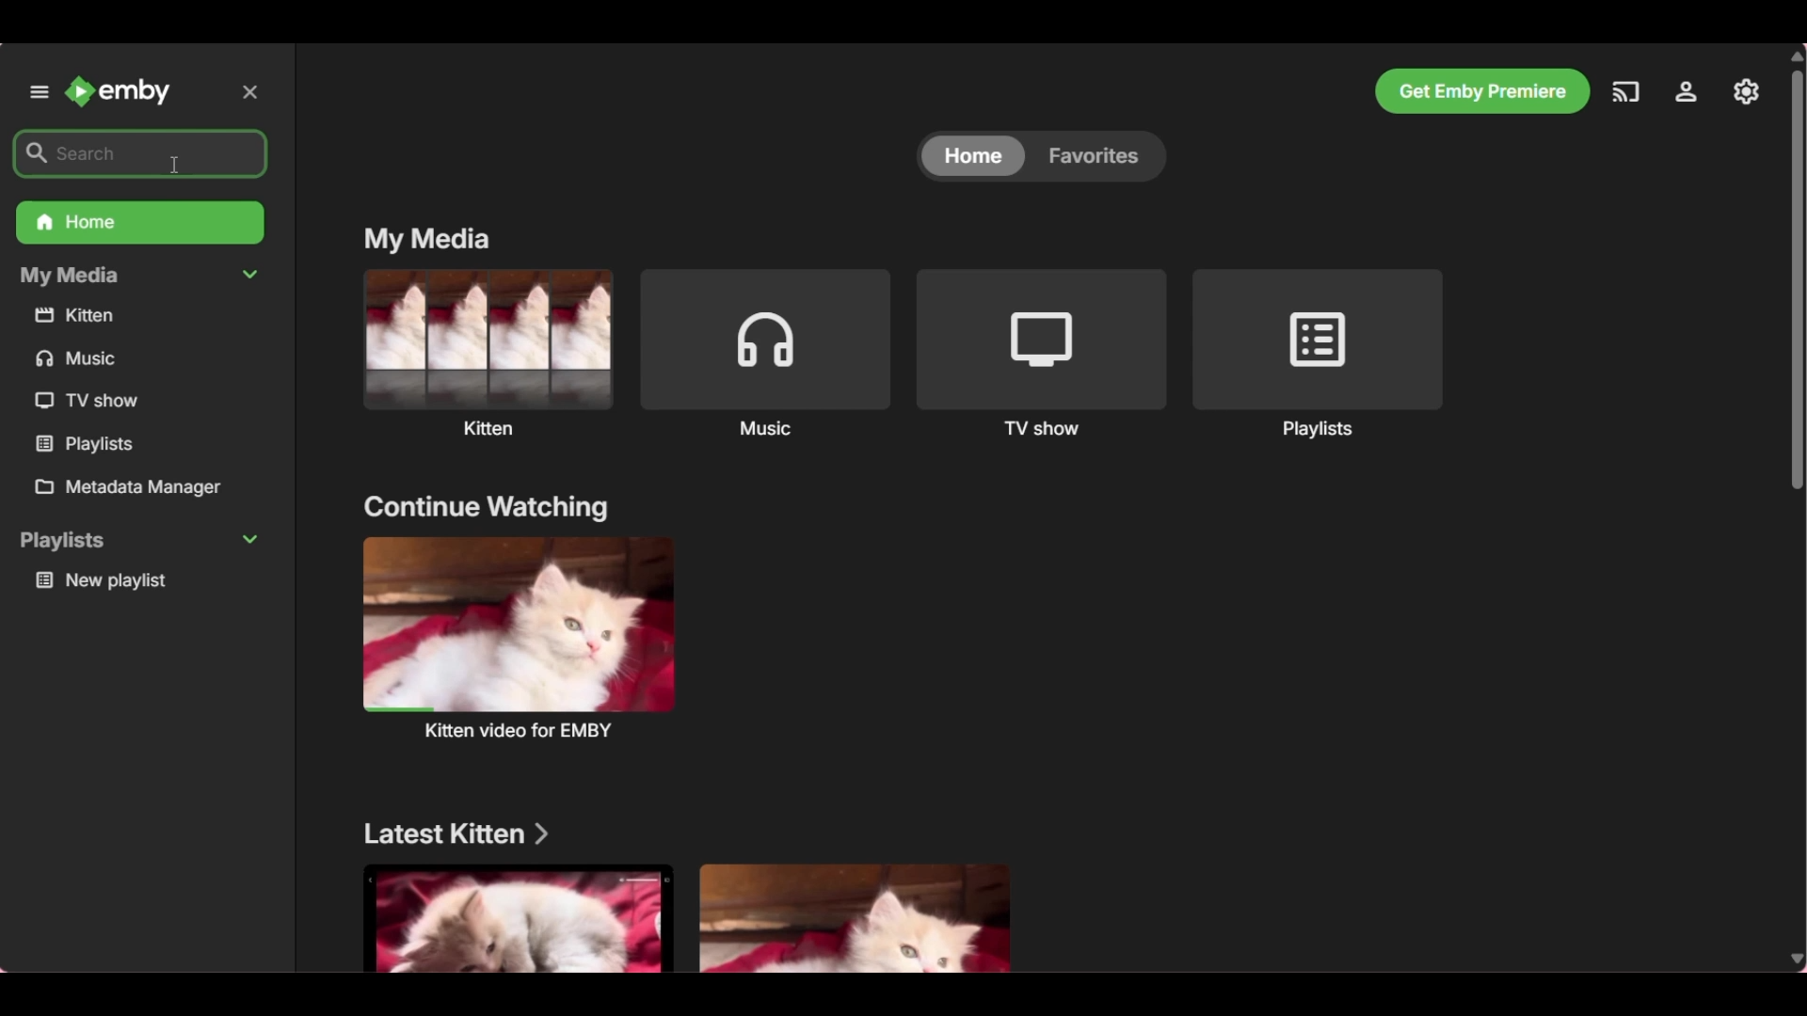  Describe the element at coordinates (764, 351) in the screenshot. I see `Music ` at that location.